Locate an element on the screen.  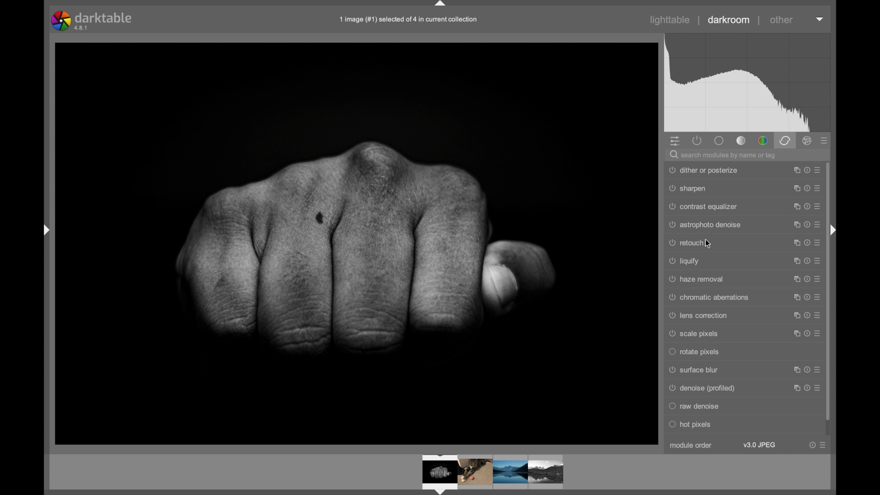
chromatic aberrations is located at coordinates (709, 297).